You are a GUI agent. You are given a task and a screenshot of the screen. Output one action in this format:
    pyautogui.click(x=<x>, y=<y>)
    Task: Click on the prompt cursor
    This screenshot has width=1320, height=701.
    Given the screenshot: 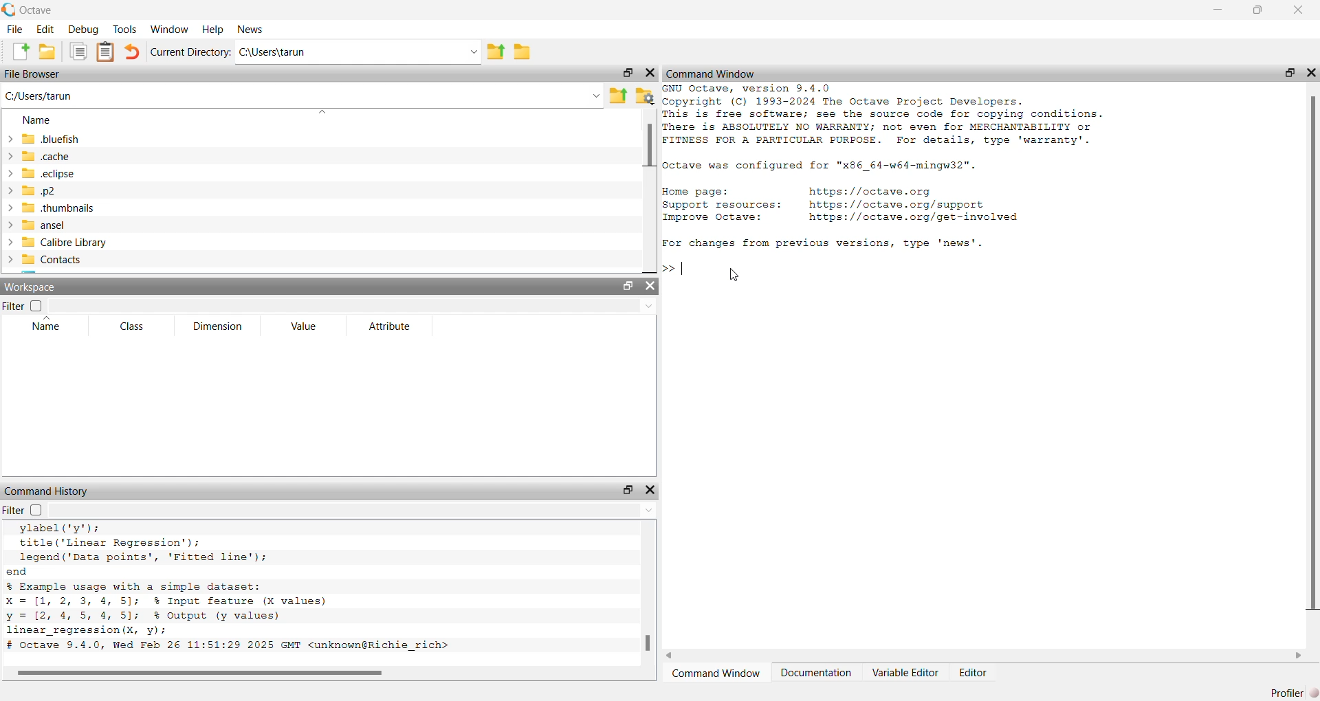 What is the action you would take?
    pyautogui.click(x=666, y=269)
    